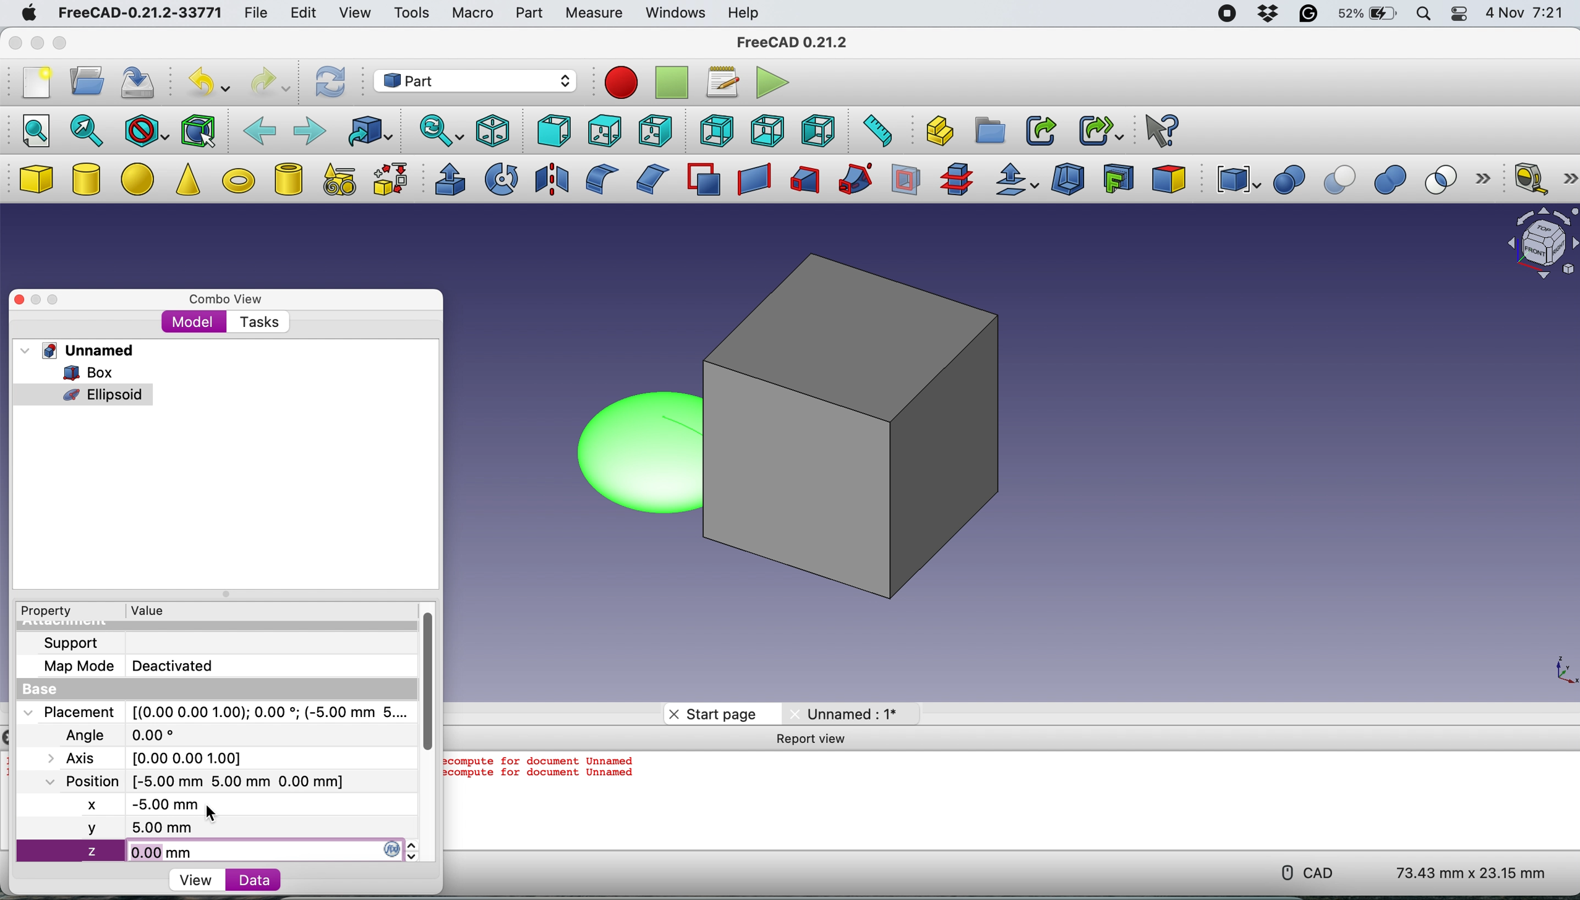 The width and height of the screenshot is (1580, 900). Describe the element at coordinates (1119, 177) in the screenshot. I see `create projection on surface` at that location.